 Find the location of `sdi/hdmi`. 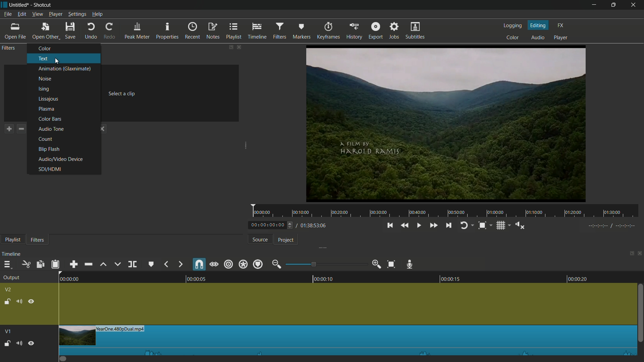

sdi/hdmi is located at coordinates (50, 169).